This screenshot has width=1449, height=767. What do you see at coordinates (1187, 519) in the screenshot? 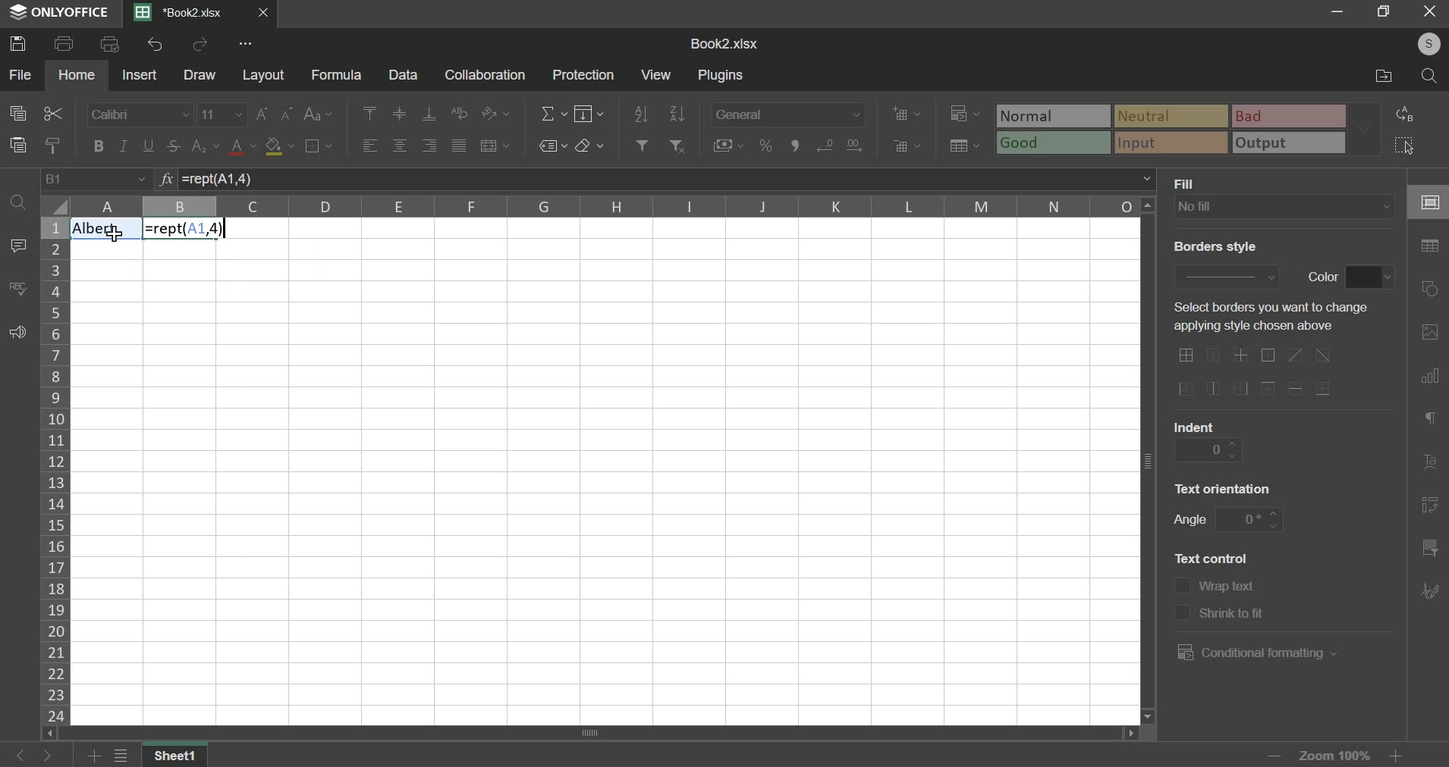
I see `text` at bounding box center [1187, 519].